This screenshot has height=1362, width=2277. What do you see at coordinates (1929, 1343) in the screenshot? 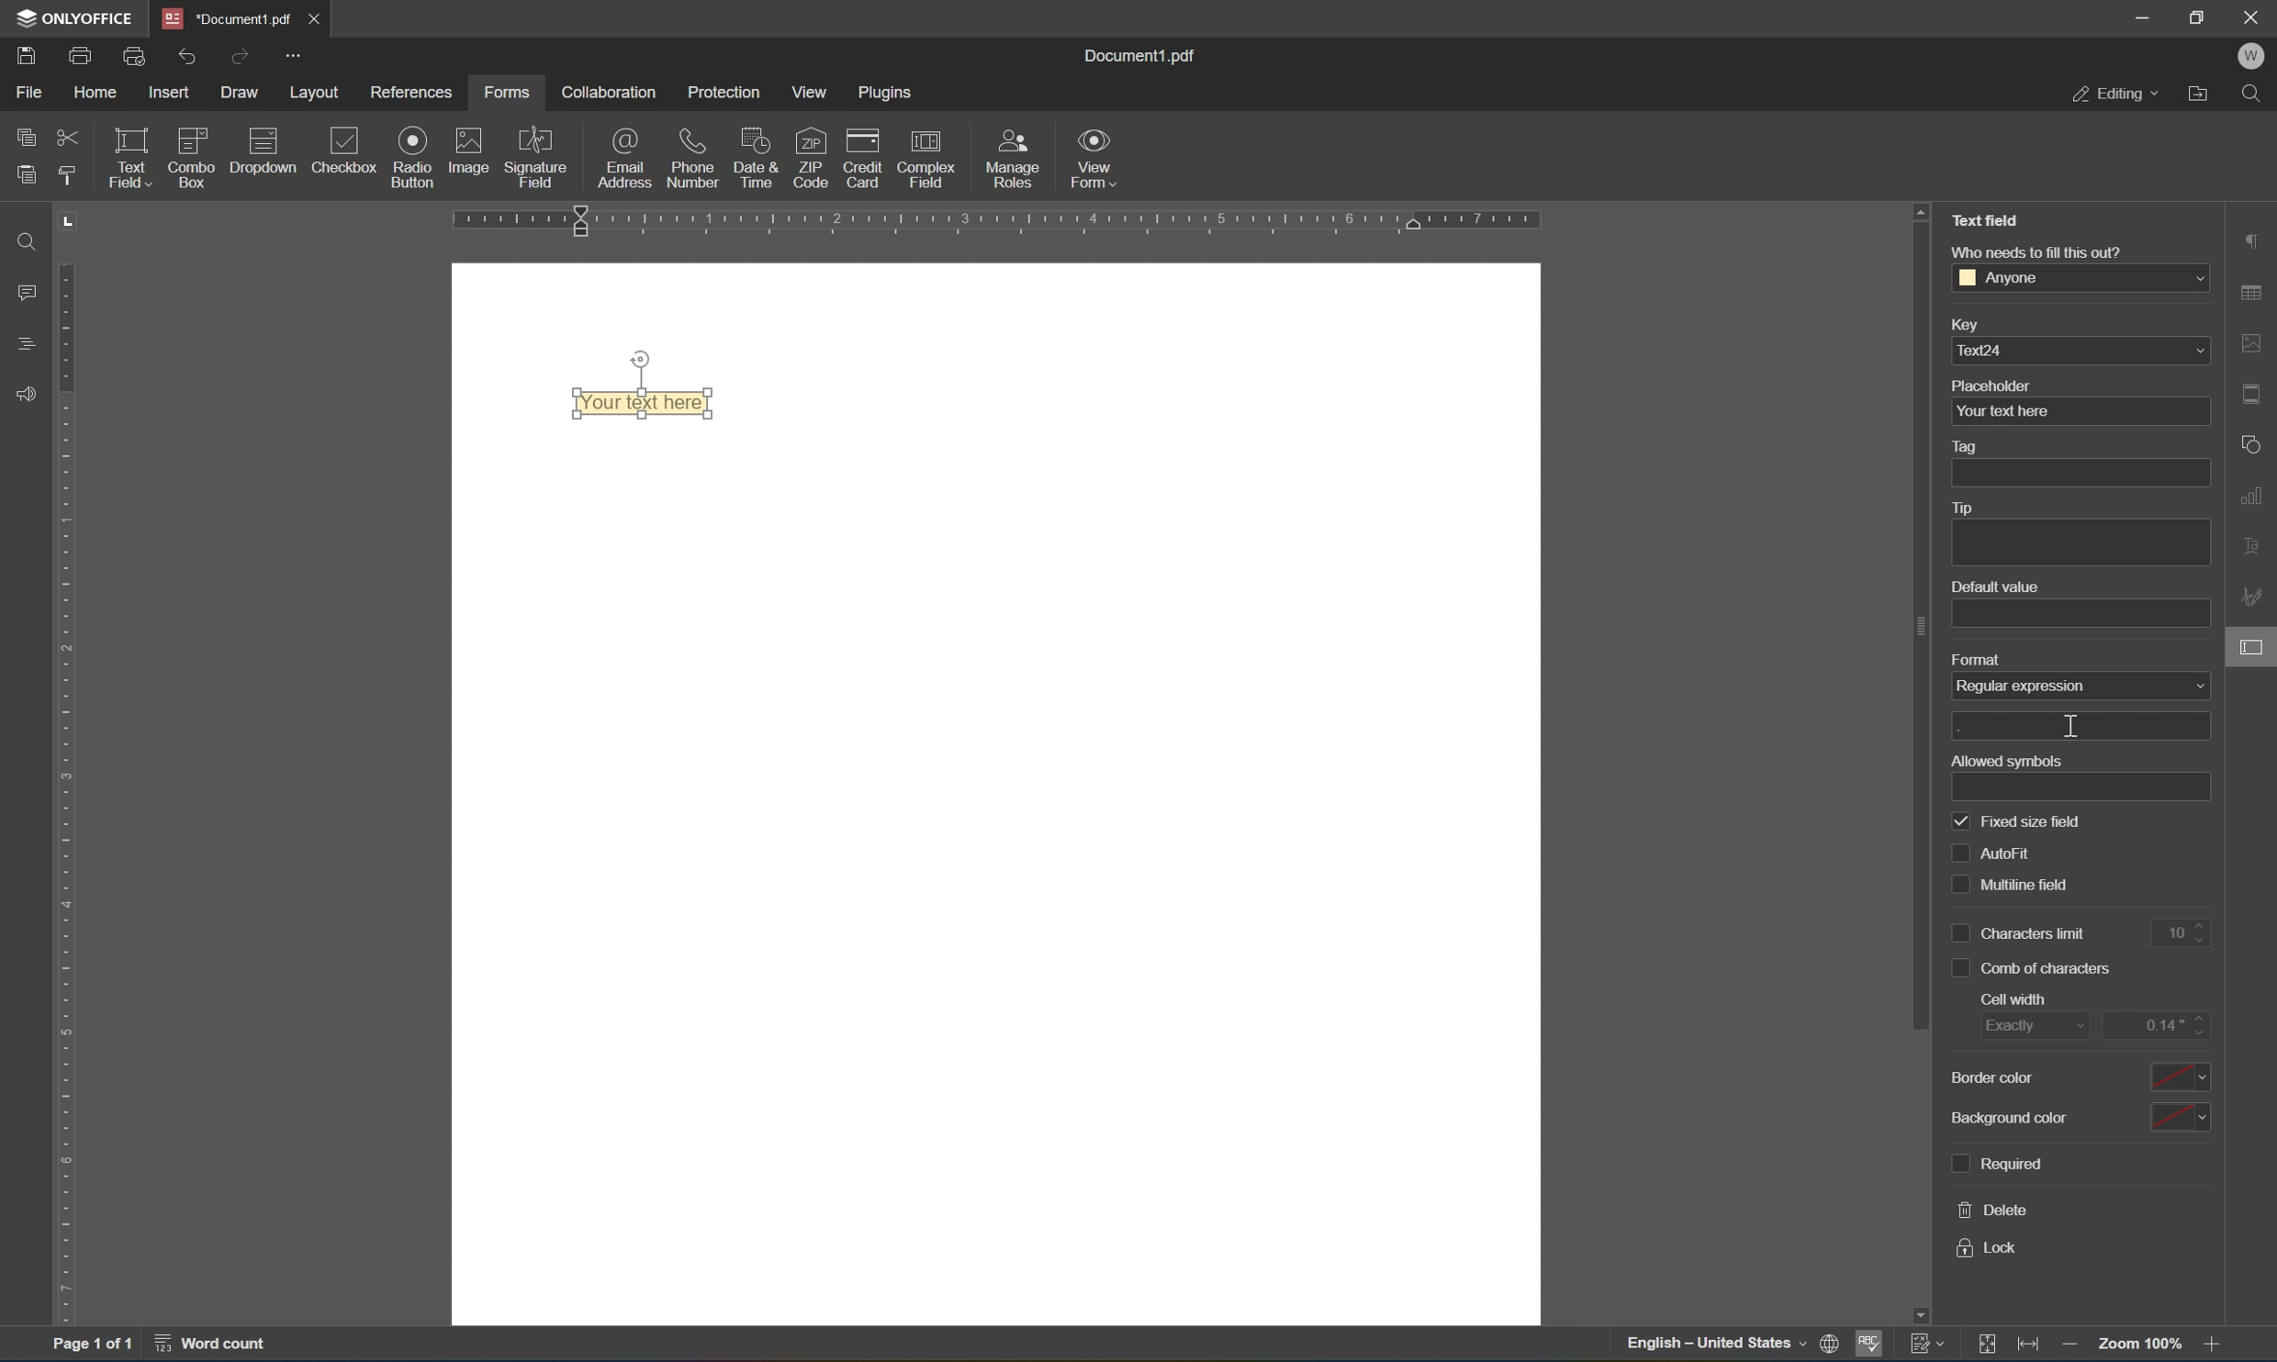
I see `track changes` at bounding box center [1929, 1343].